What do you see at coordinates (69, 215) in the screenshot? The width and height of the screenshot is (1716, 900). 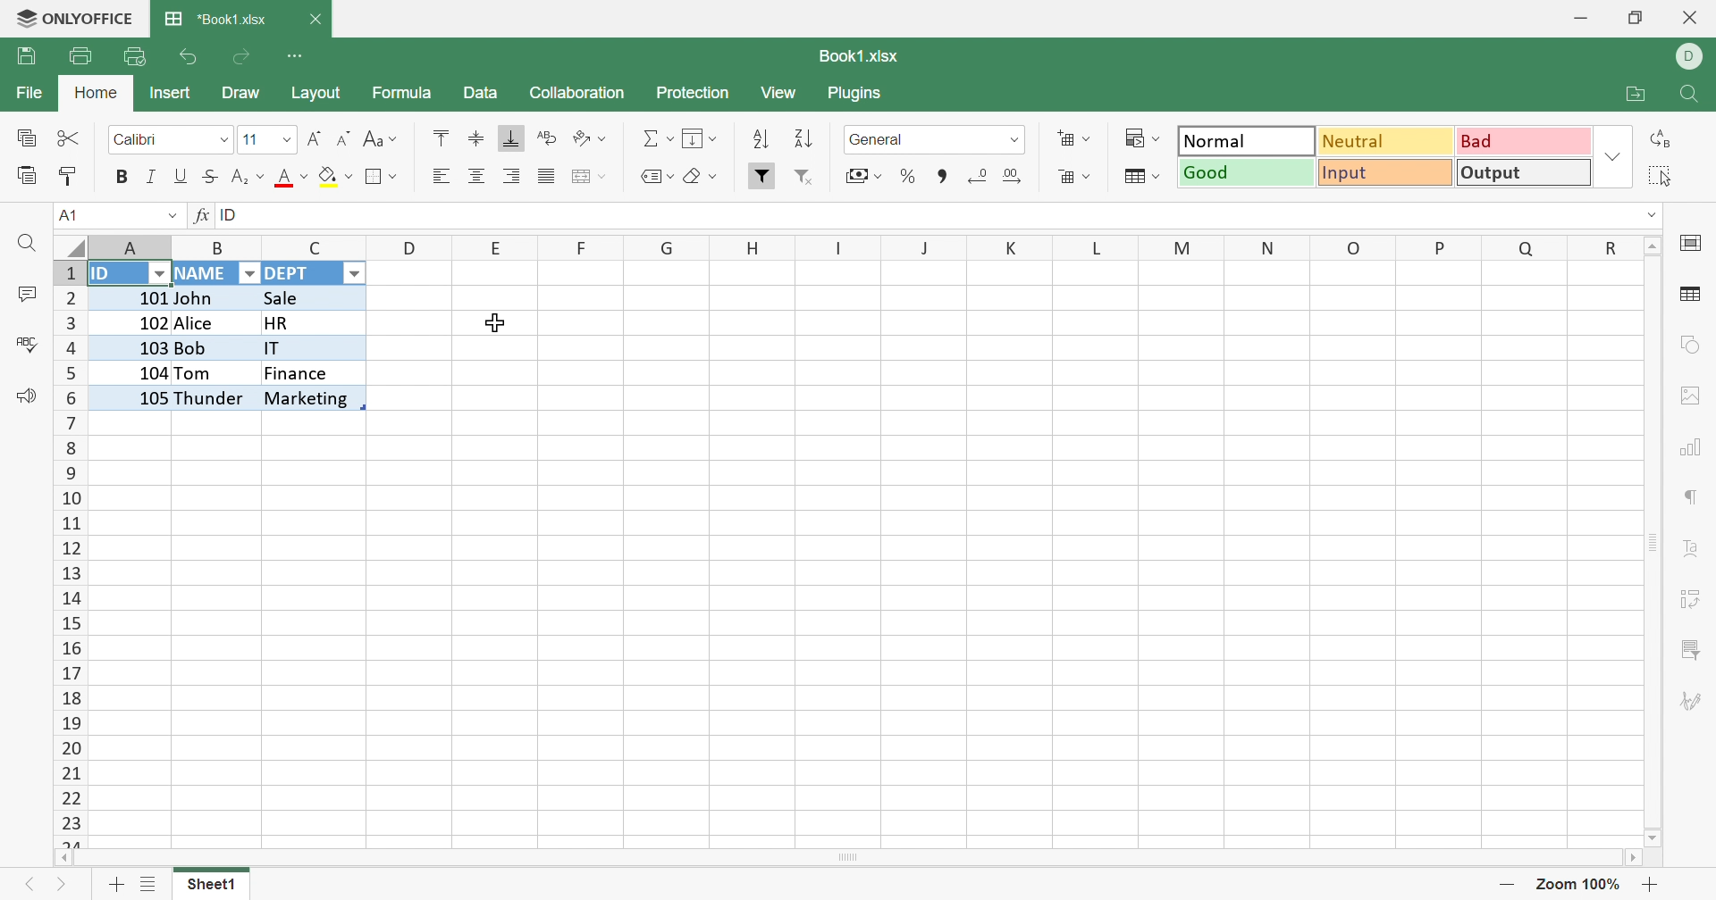 I see `A1` at bounding box center [69, 215].